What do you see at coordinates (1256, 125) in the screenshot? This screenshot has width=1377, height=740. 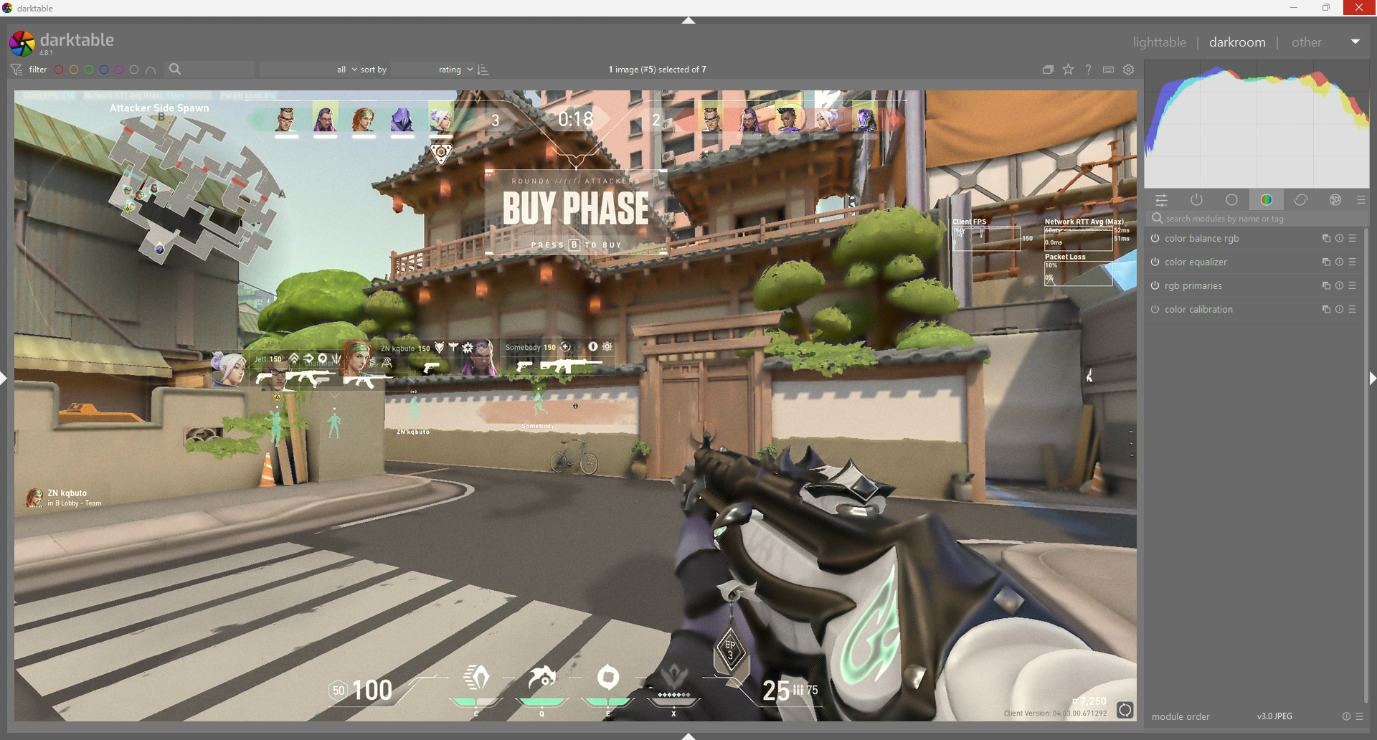 I see `heat graph` at bounding box center [1256, 125].